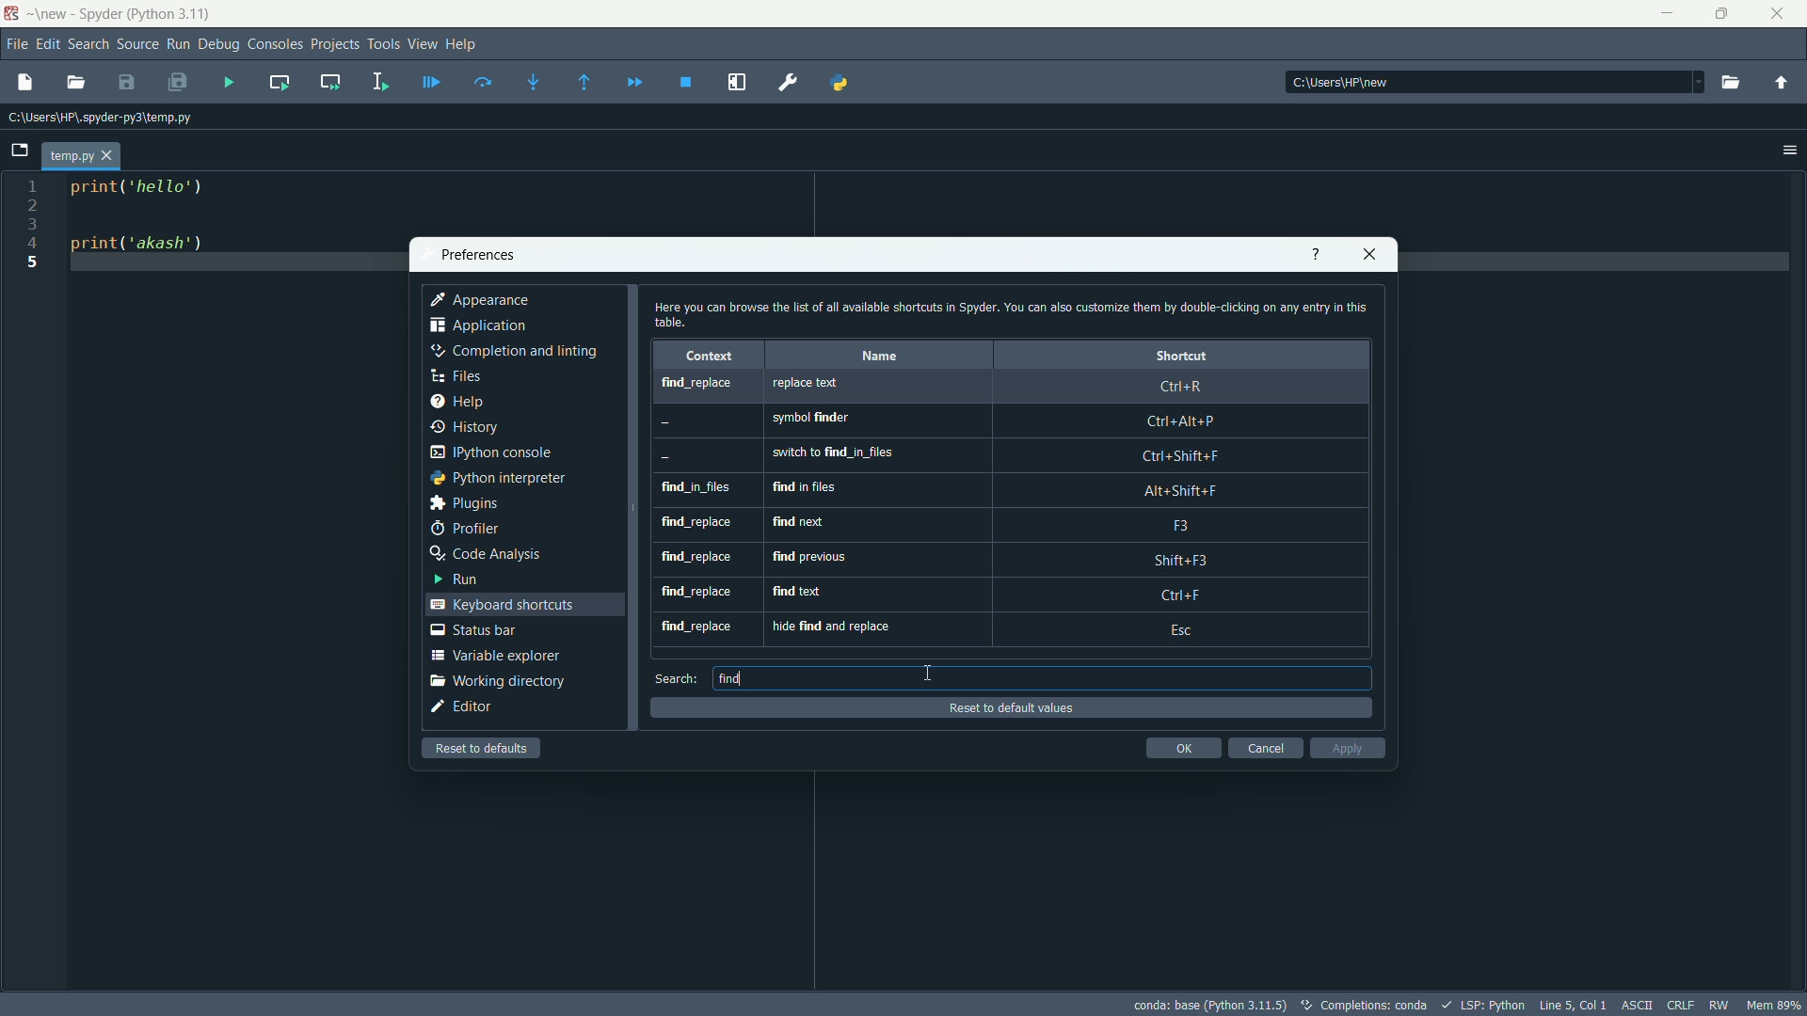 The image size is (1807, 1016). Describe the element at coordinates (632, 81) in the screenshot. I see `continue execution untill next break point` at that location.